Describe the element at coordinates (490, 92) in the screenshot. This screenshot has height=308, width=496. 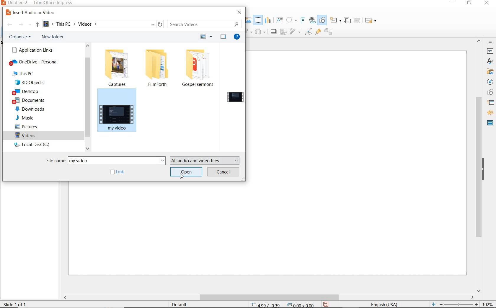
I see `shape` at that location.